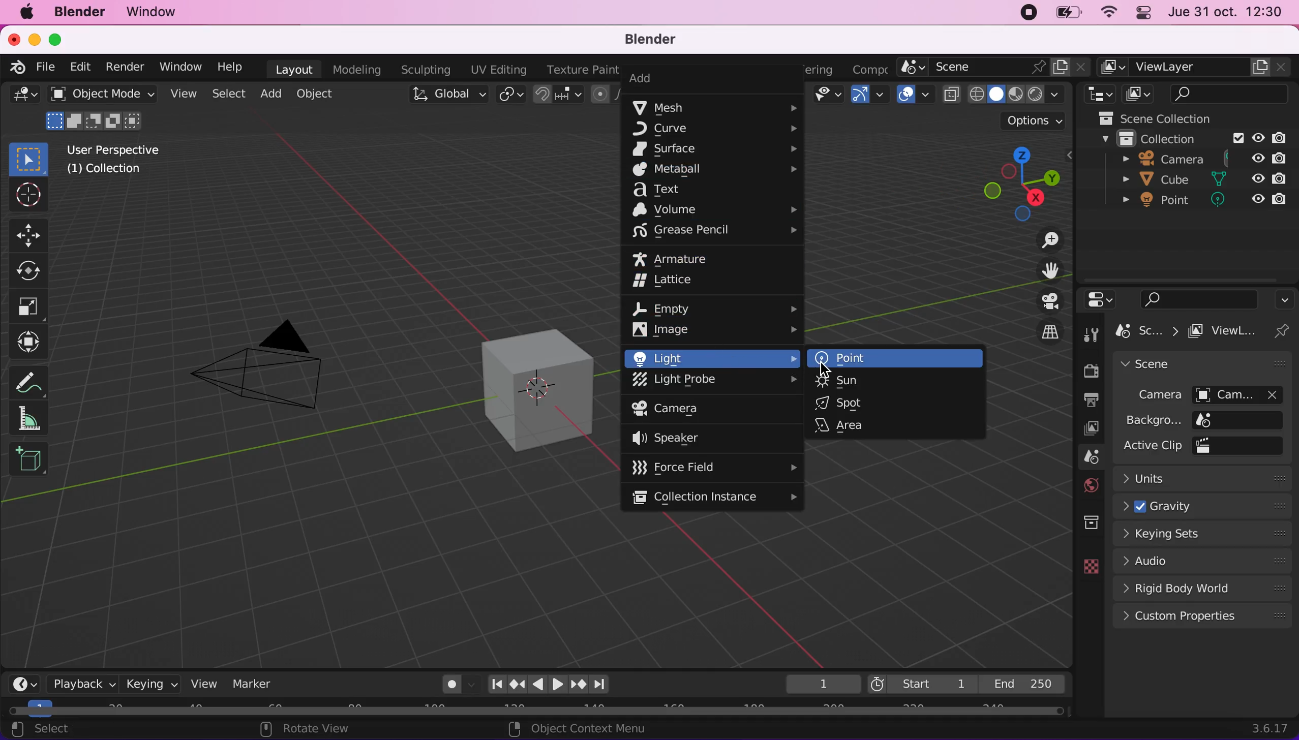 Image resolution: width=1299 pixels, height=740 pixels. What do you see at coordinates (1237, 137) in the screenshot?
I see `exclude from view layer` at bounding box center [1237, 137].